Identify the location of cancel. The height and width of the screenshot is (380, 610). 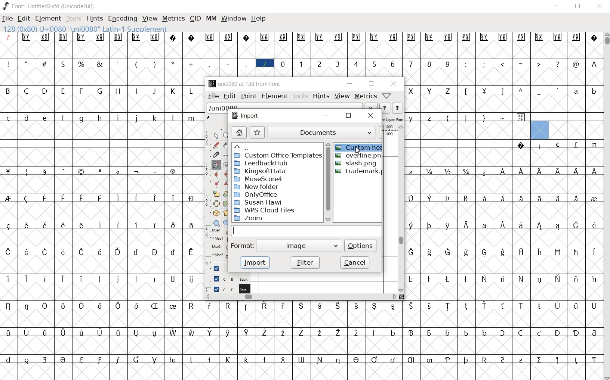
(355, 262).